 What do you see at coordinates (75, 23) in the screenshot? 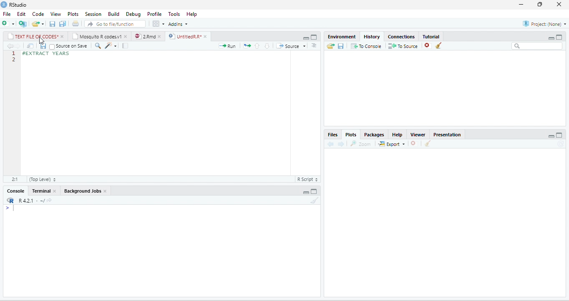
I see `print` at bounding box center [75, 23].